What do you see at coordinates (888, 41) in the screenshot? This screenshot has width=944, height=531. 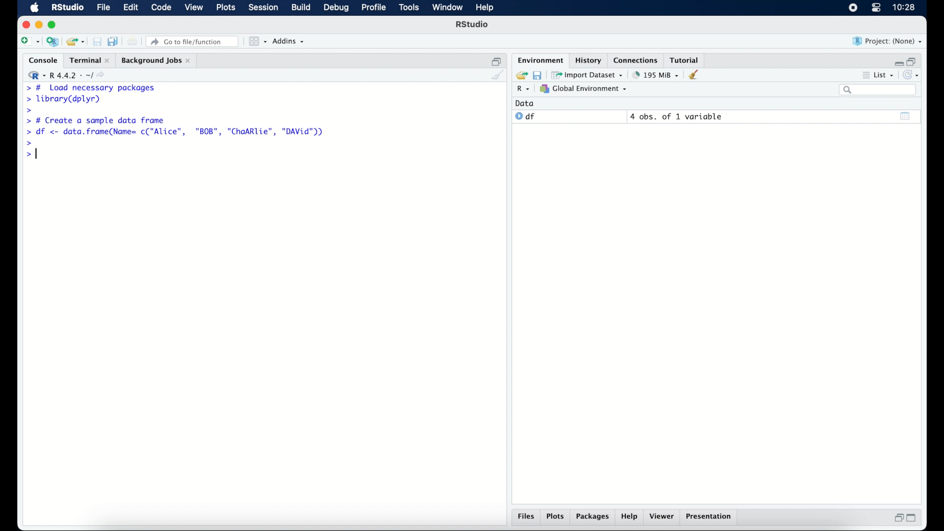 I see `project (none)` at bounding box center [888, 41].